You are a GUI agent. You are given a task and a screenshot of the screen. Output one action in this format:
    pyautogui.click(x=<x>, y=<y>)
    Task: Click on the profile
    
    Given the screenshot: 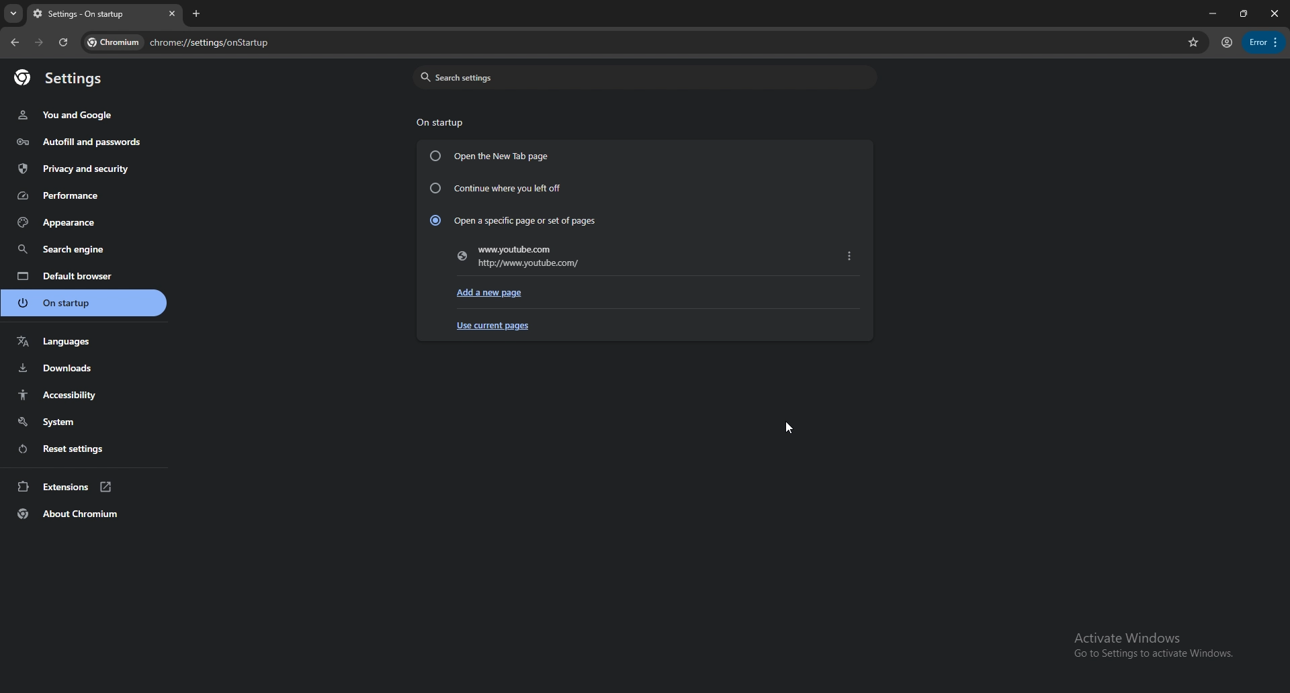 What is the action you would take?
    pyautogui.click(x=1226, y=44)
    